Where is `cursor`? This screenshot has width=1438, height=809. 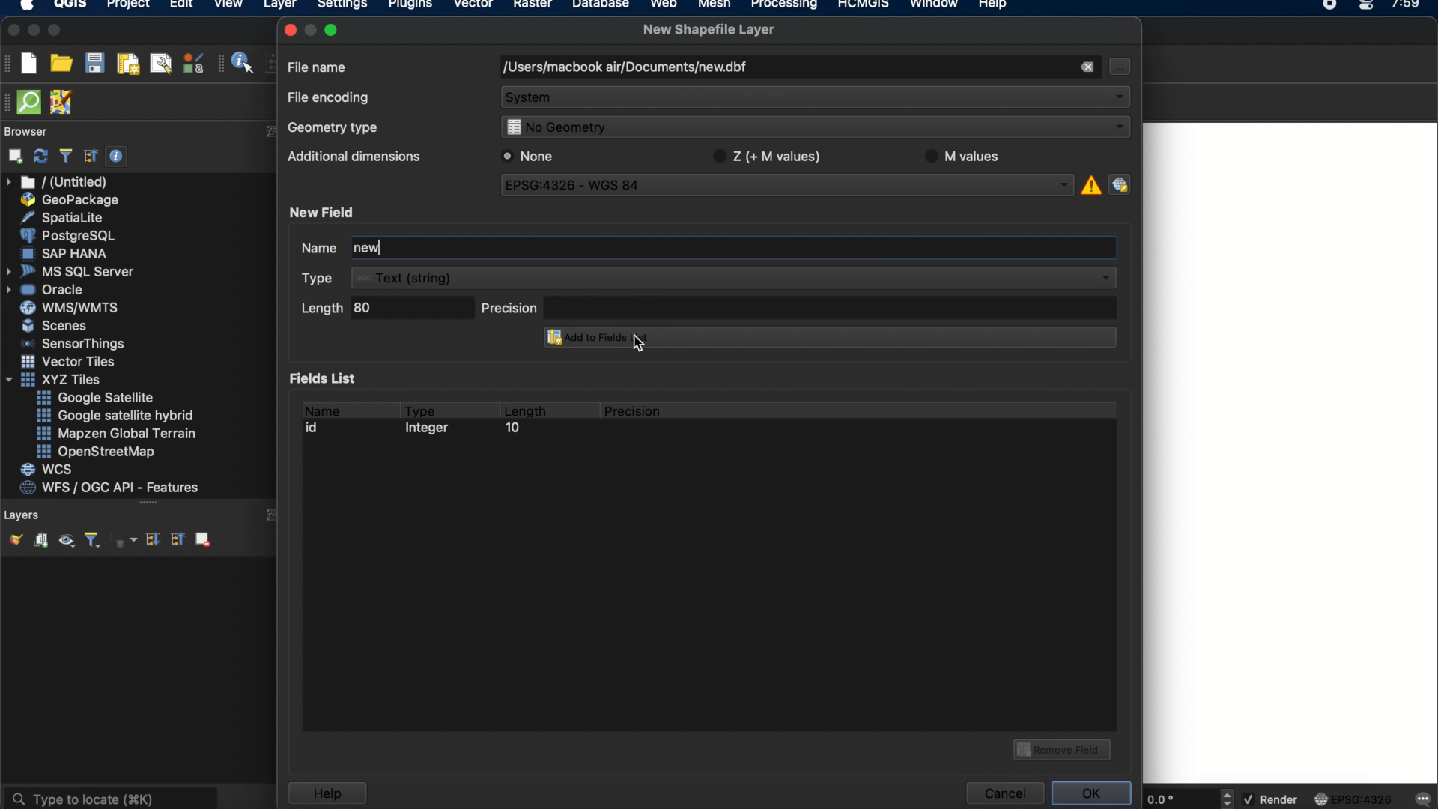 cursor is located at coordinates (1118, 66).